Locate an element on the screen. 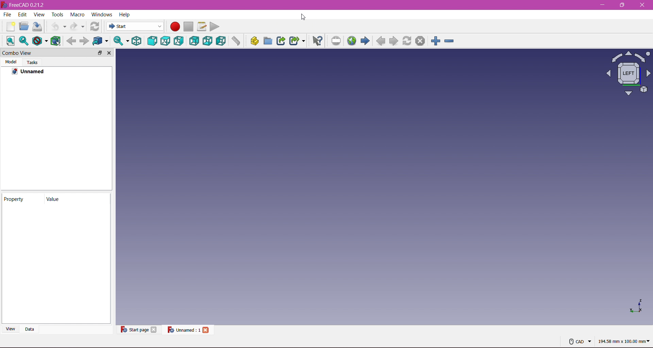 The image size is (653, 348). Data is located at coordinates (30, 329).